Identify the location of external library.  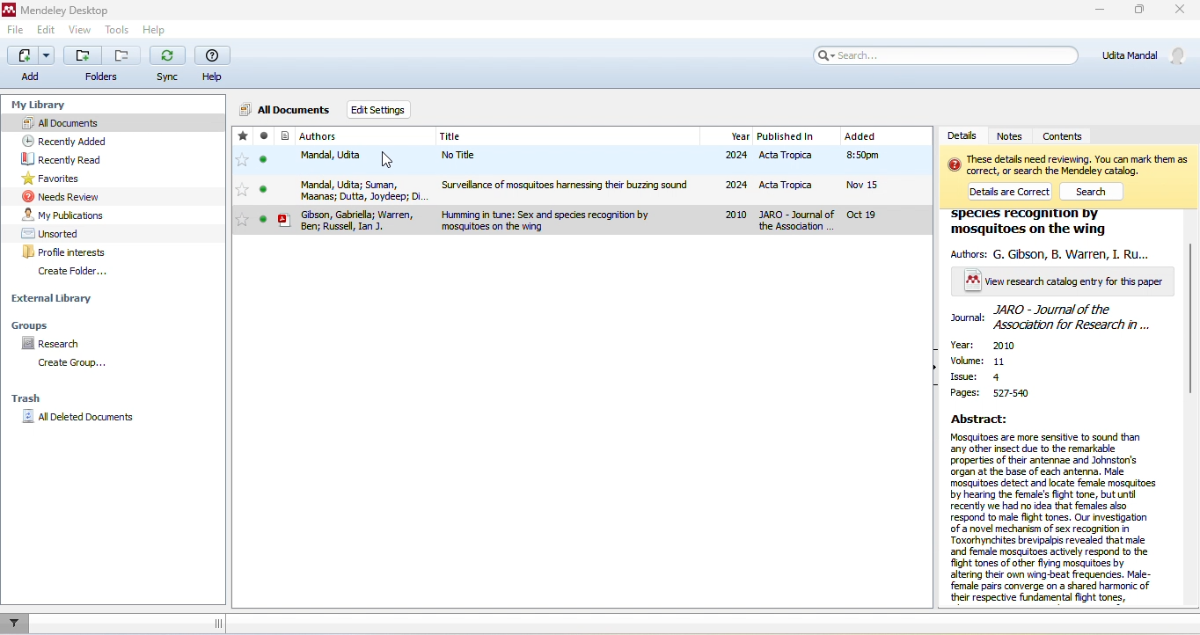
(55, 298).